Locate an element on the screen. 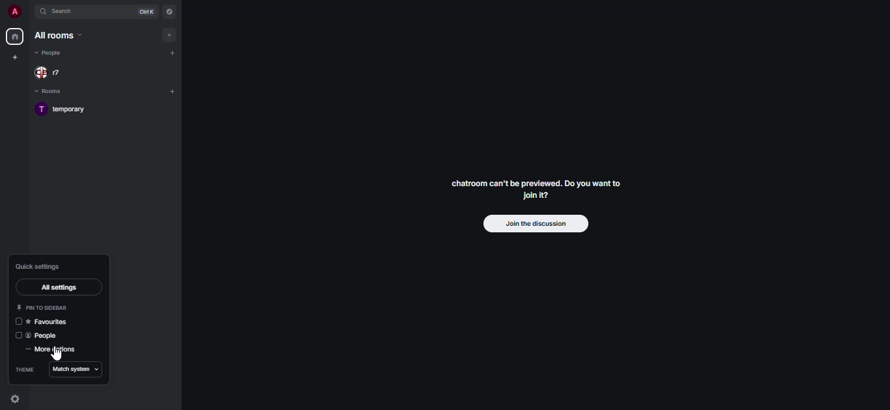  more options is located at coordinates (50, 349).